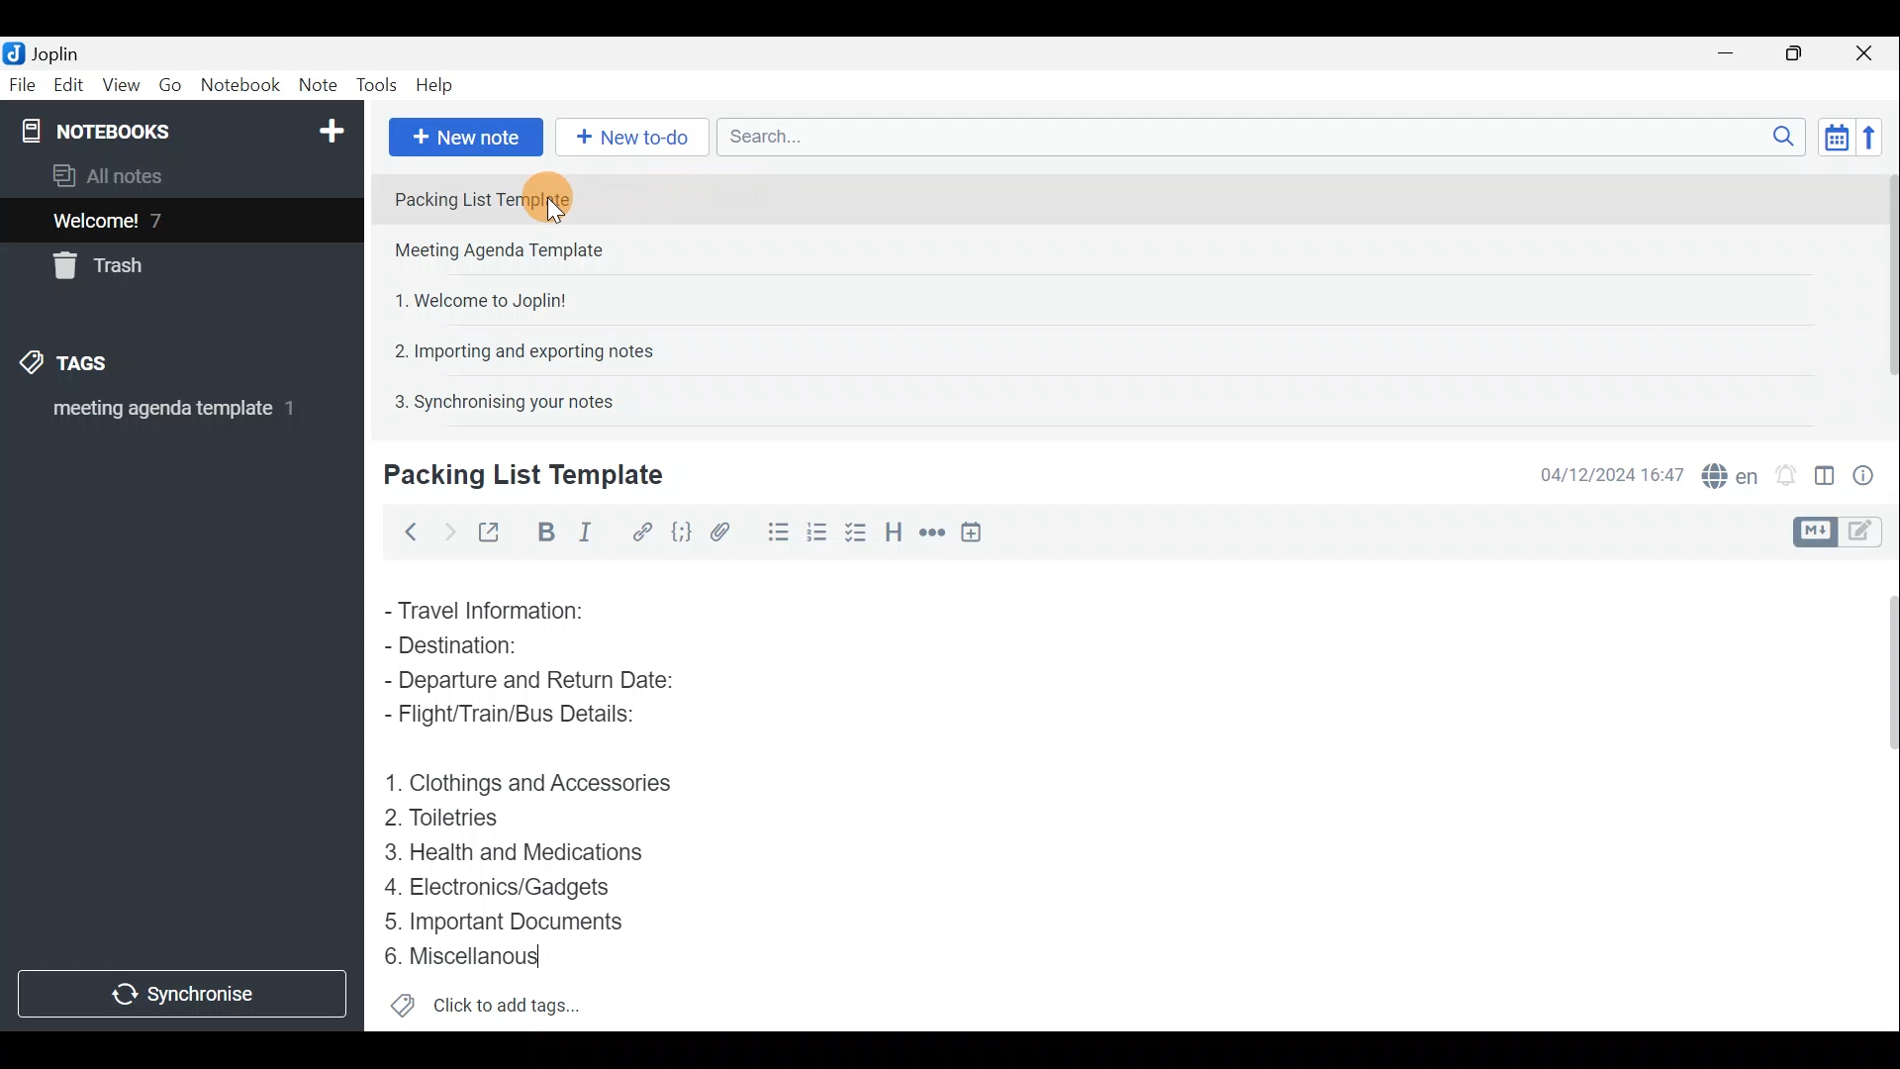 The height and width of the screenshot is (1069, 1900). What do you see at coordinates (1870, 472) in the screenshot?
I see `Note properties` at bounding box center [1870, 472].